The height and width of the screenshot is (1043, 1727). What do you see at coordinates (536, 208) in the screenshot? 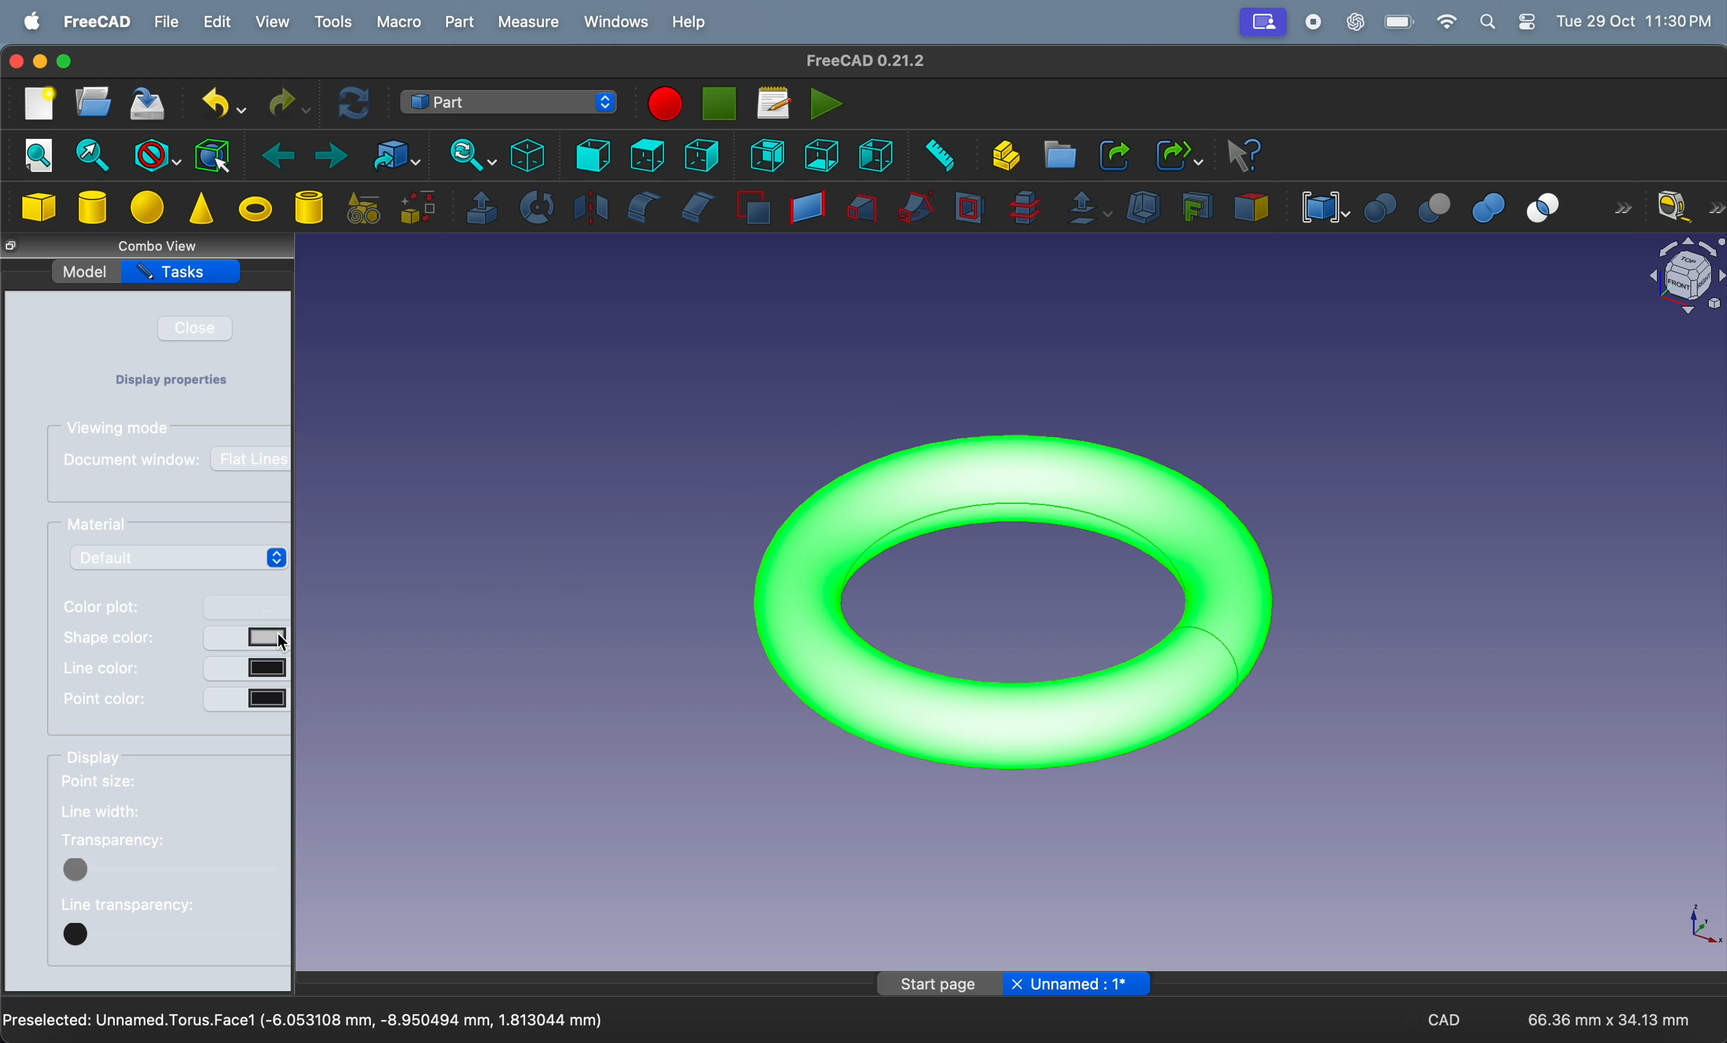
I see `revolve` at bounding box center [536, 208].